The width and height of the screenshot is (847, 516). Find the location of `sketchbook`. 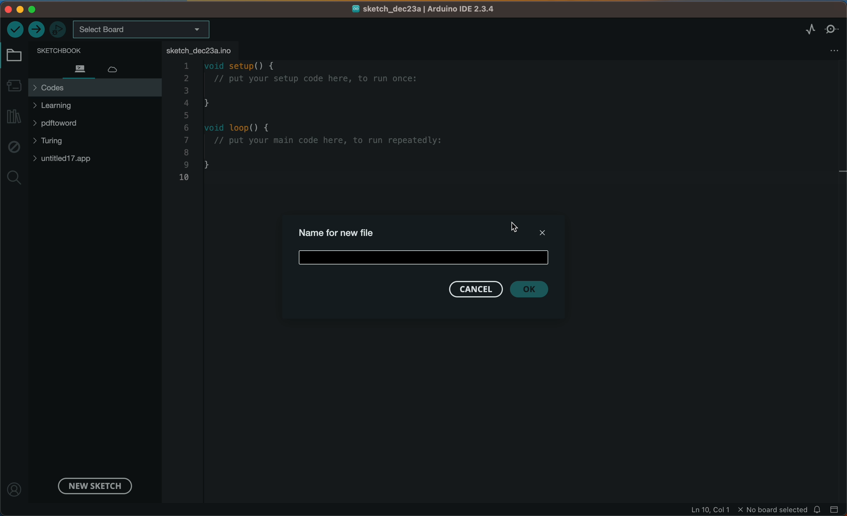

sketchbook is located at coordinates (85, 50).